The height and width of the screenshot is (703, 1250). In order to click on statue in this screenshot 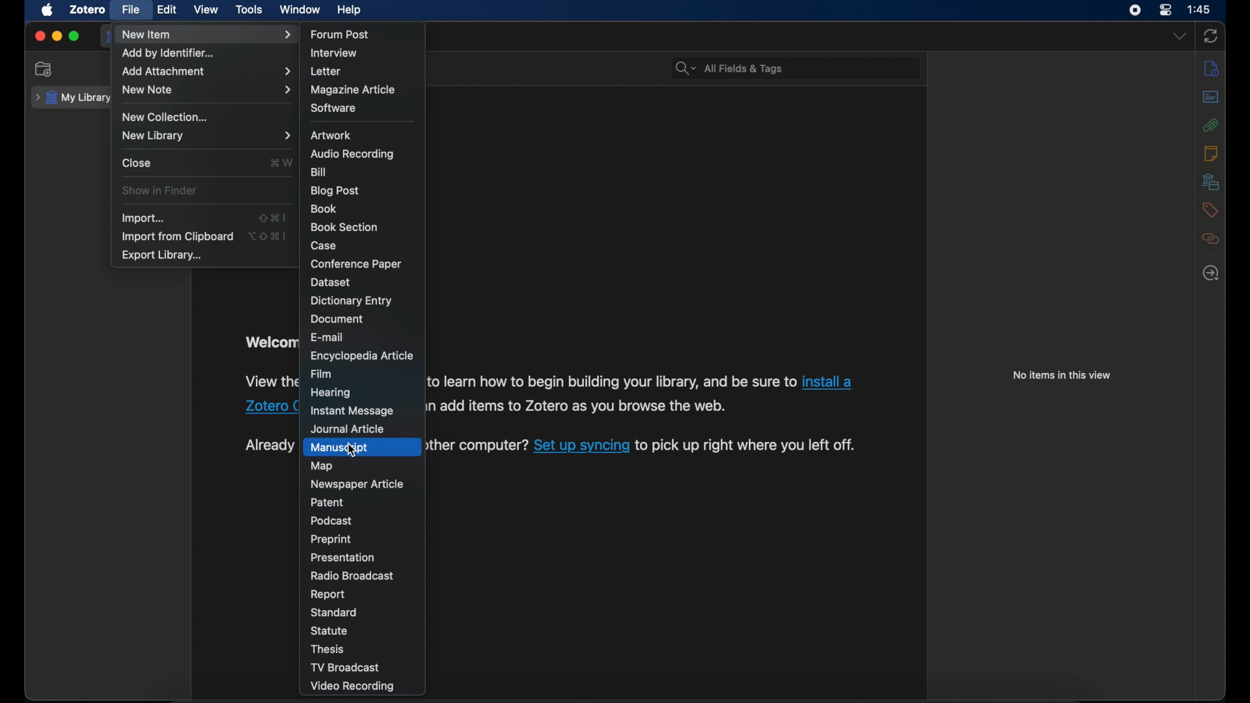, I will do `click(329, 631)`.